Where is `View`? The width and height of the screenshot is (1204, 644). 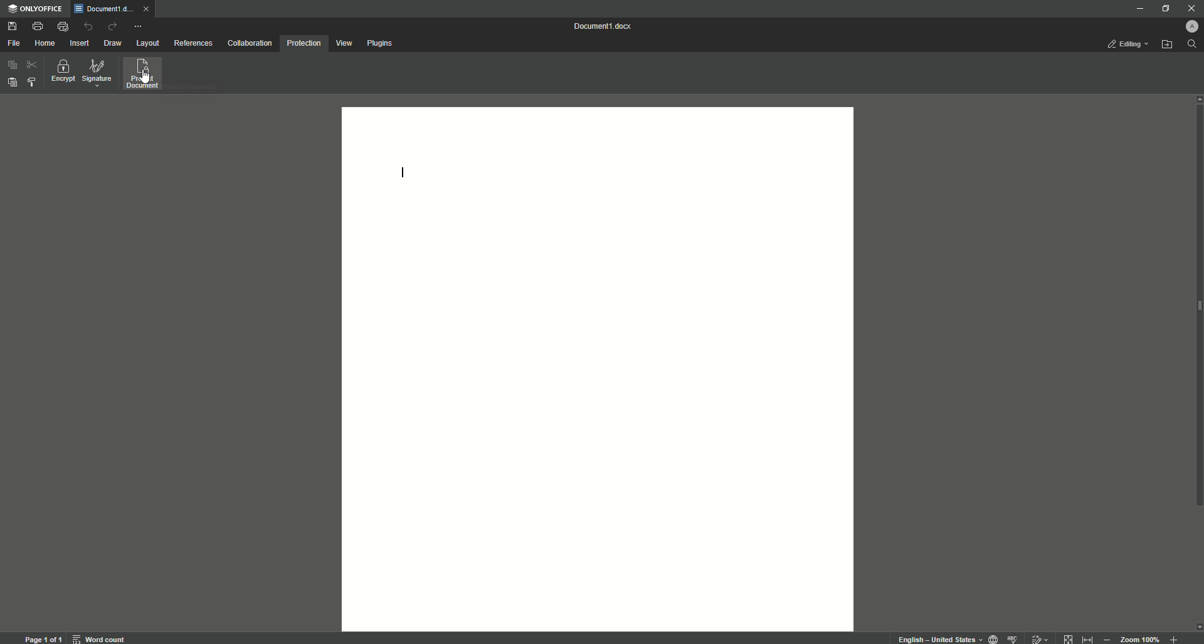 View is located at coordinates (344, 43).